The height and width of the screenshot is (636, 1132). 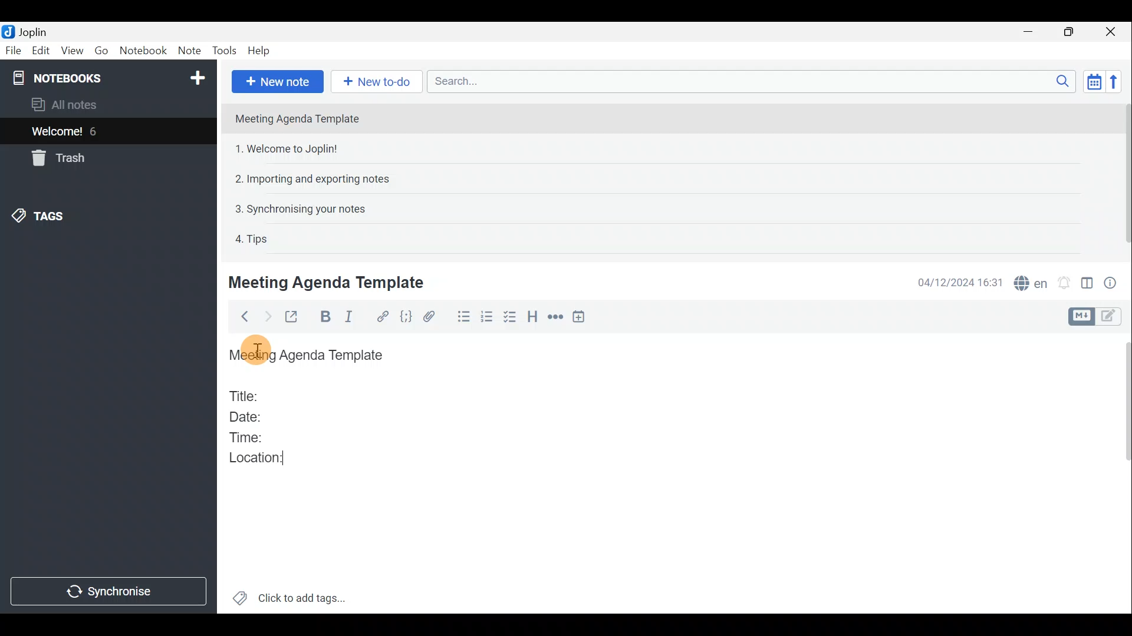 I want to click on Joplin, so click(x=32, y=31).